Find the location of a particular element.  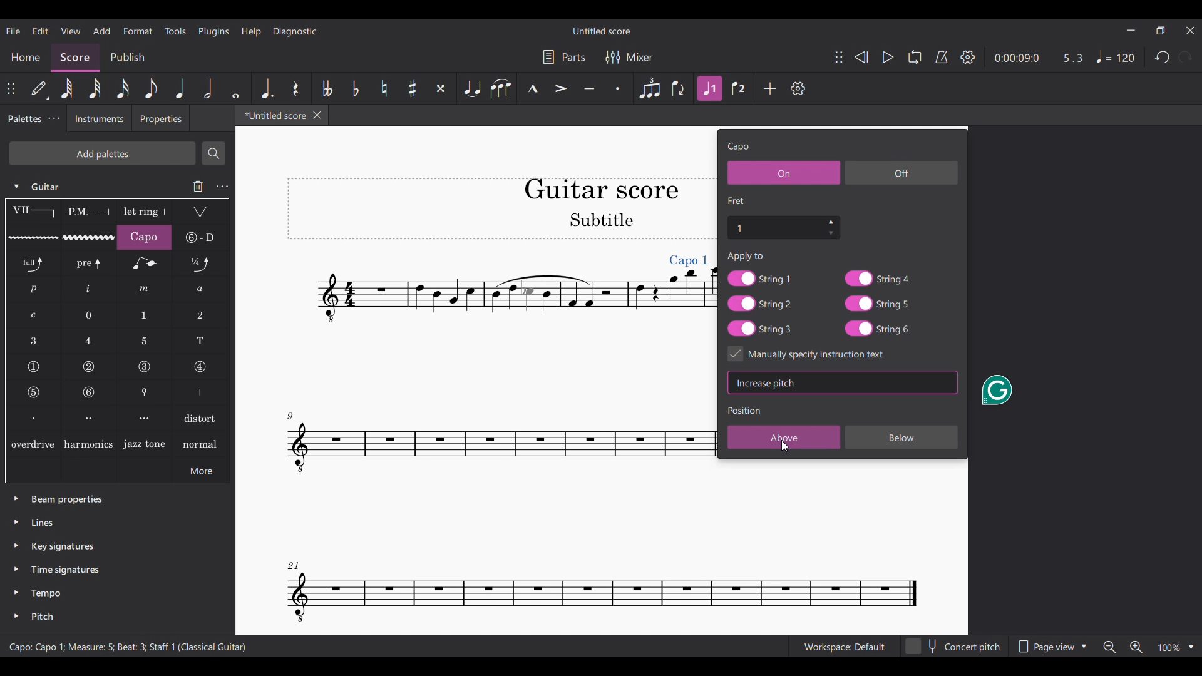

Description of current selection is located at coordinates (128, 647).